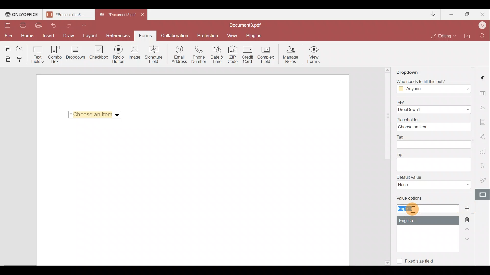 The image size is (490, 275). I want to click on Key, so click(432, 107).